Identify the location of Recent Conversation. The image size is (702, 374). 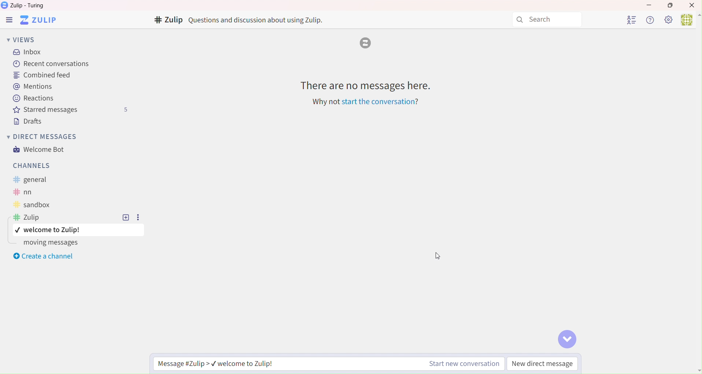
(49, 65).